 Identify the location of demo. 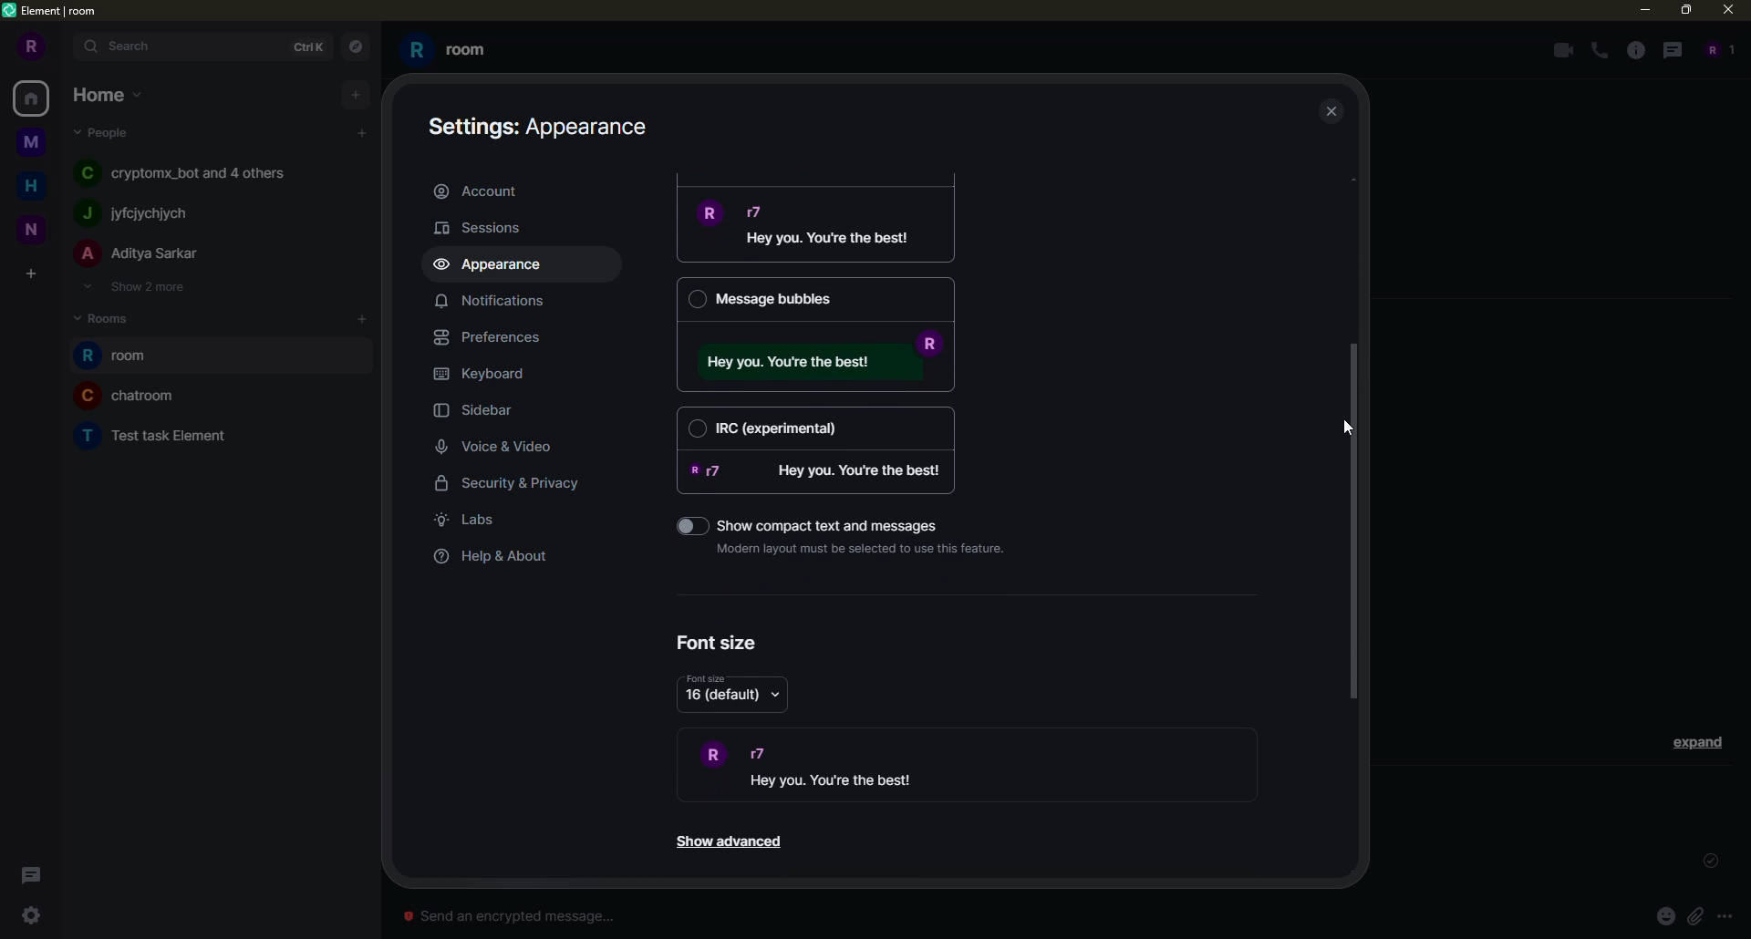
(851, 763).